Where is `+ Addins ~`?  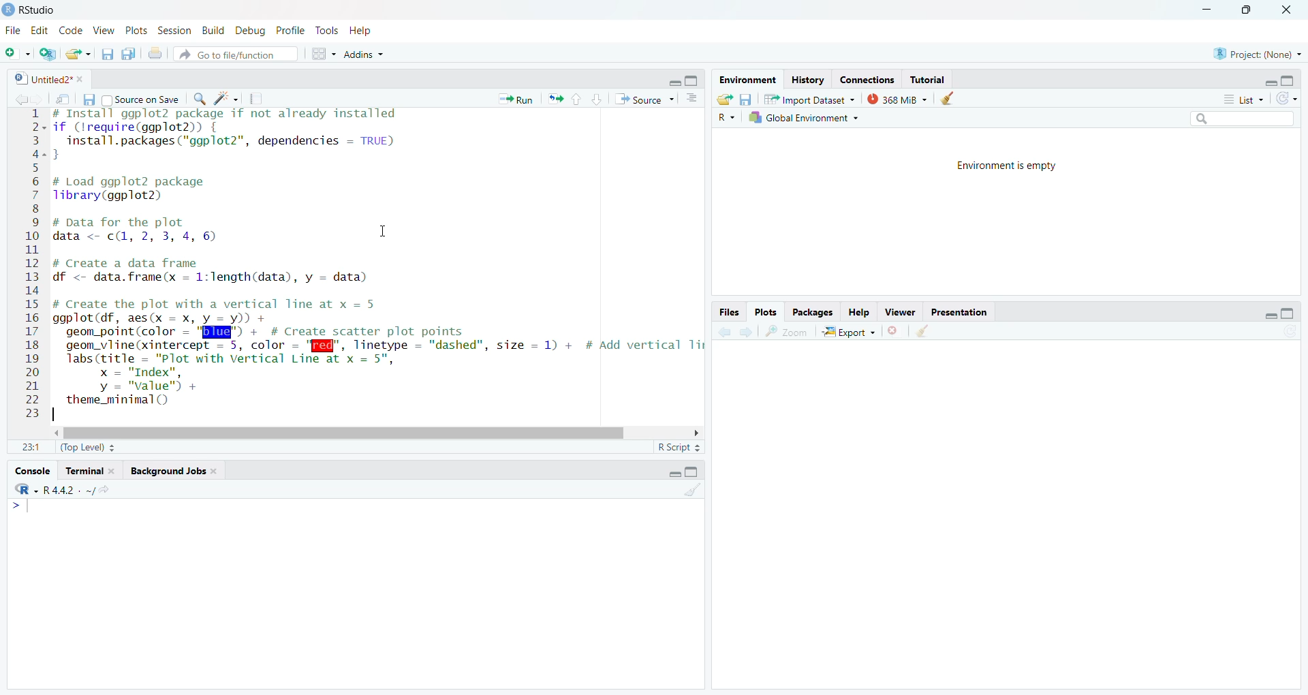 + Addins ~ is located at coordinates (369, 54).